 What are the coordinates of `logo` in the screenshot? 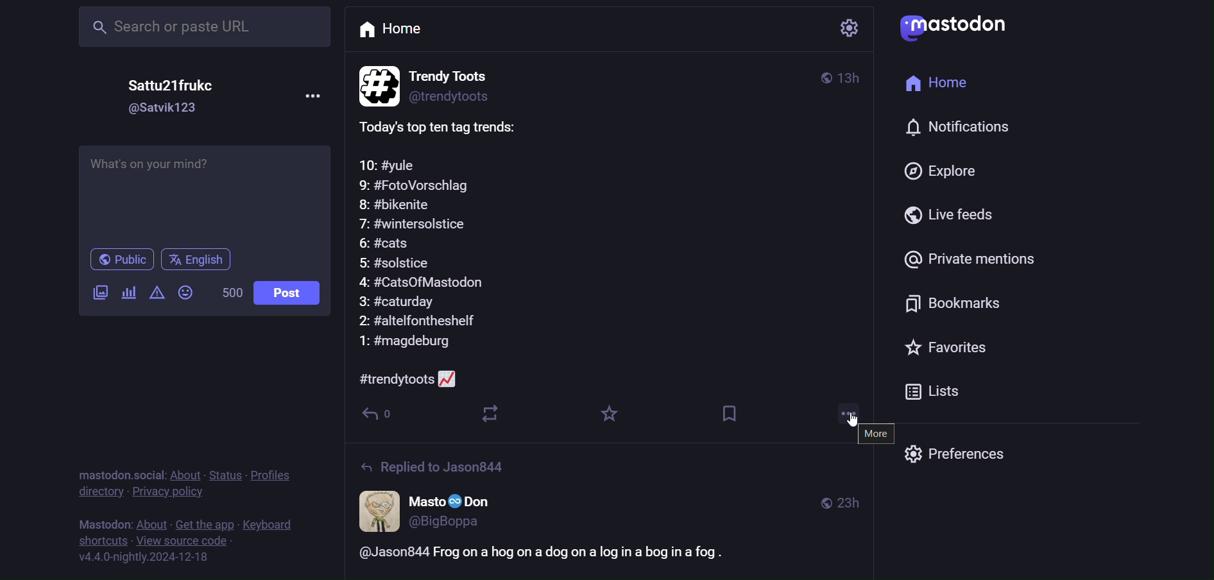 It's located at (963, 30).